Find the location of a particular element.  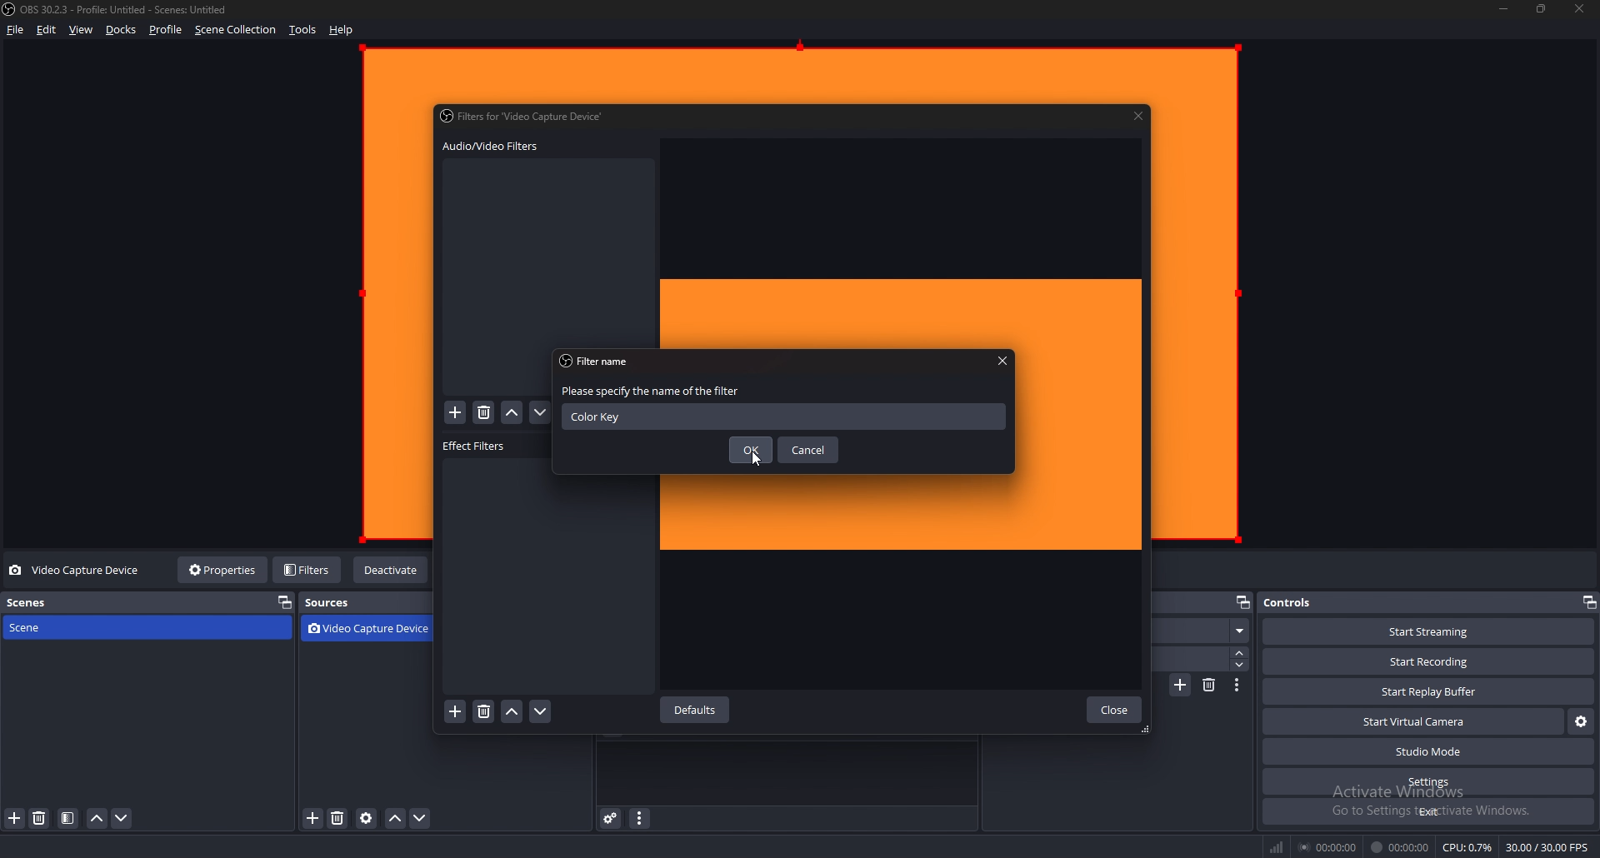

sources is located at coordinates (341, 603).